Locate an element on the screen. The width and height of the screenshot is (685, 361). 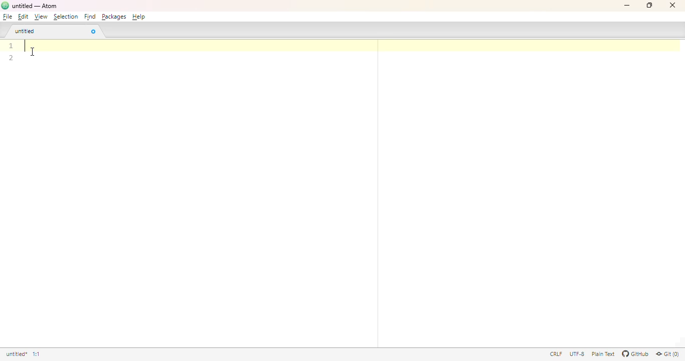
title is located at coordinates (35, 6).